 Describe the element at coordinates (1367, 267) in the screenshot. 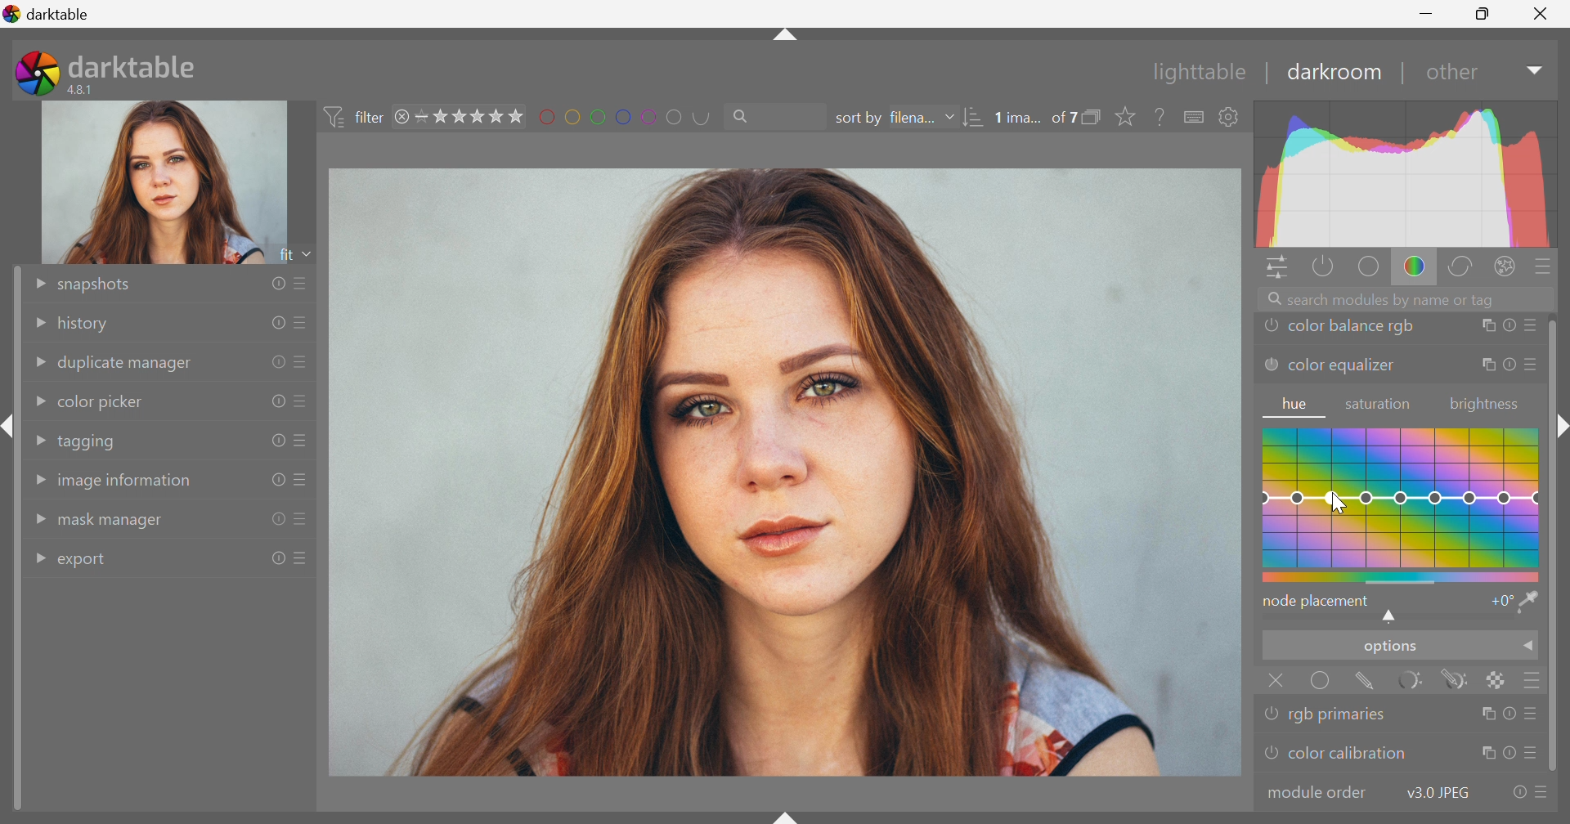

I see `base` at that location.